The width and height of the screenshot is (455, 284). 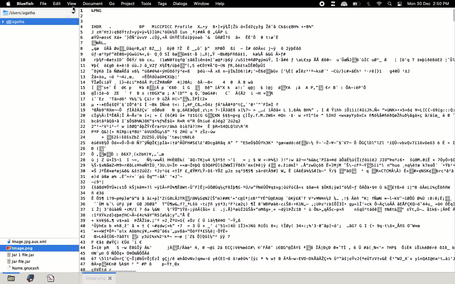 I want to click on project, so click(x=128, y=4).